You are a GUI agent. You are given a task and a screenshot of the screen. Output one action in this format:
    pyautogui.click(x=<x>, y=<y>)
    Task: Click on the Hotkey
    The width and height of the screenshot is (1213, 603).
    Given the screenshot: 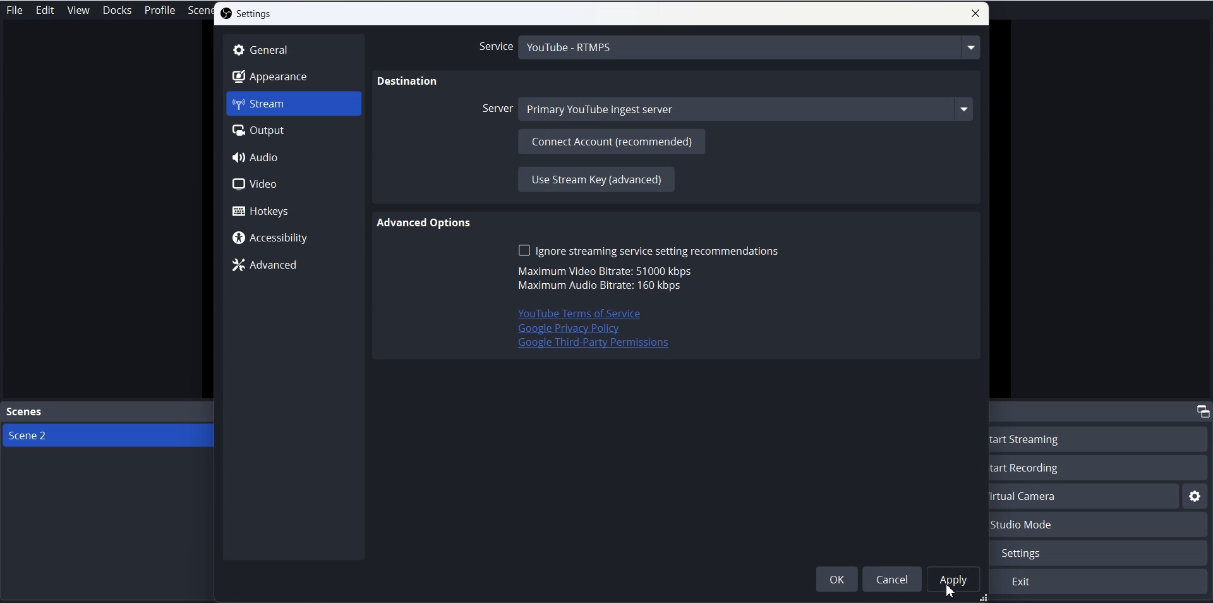 What is the action you would take?
    pyautogui.click(x=293, y=210)
    